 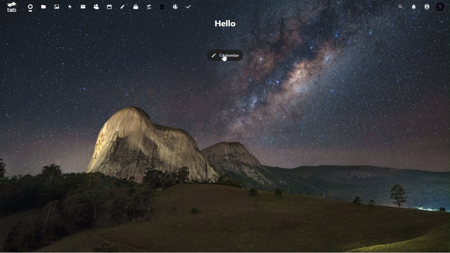 I want to click on deck, so click(x=136, y=7).